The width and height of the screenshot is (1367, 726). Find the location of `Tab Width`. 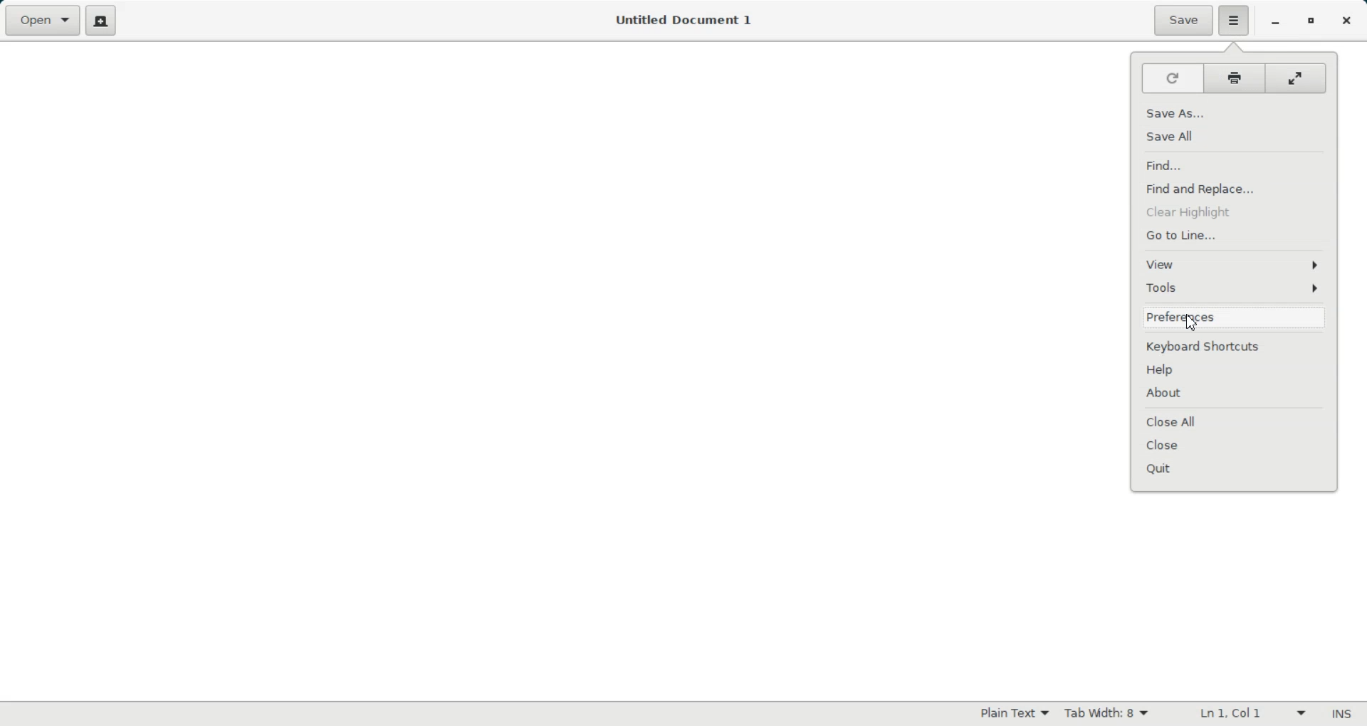

Tab Width is located at coordinates (1106, 713).